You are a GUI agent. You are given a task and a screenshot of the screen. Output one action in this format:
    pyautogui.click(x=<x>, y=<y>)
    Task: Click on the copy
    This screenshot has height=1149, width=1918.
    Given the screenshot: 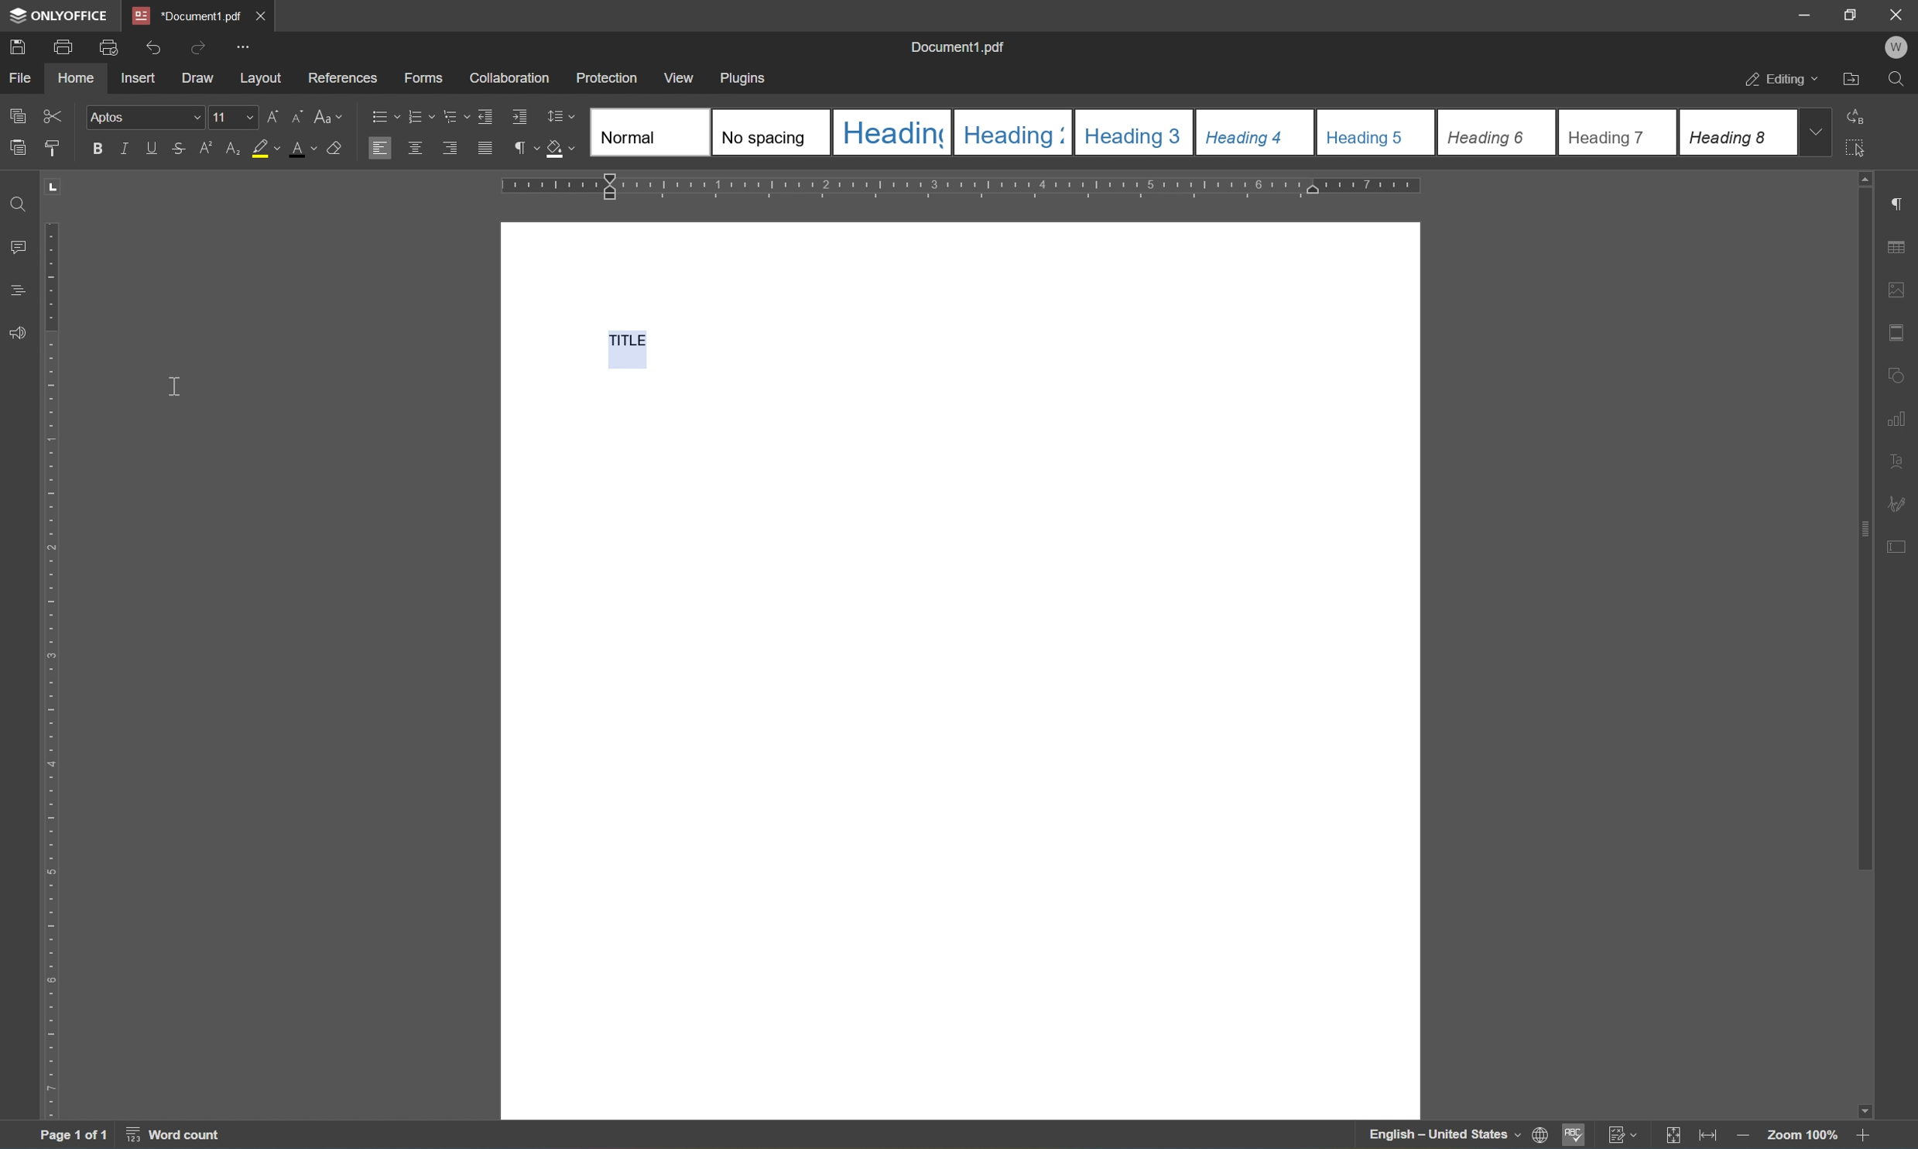 What is the action you would take?
    pyautogui.click(x=13, y=117)
    